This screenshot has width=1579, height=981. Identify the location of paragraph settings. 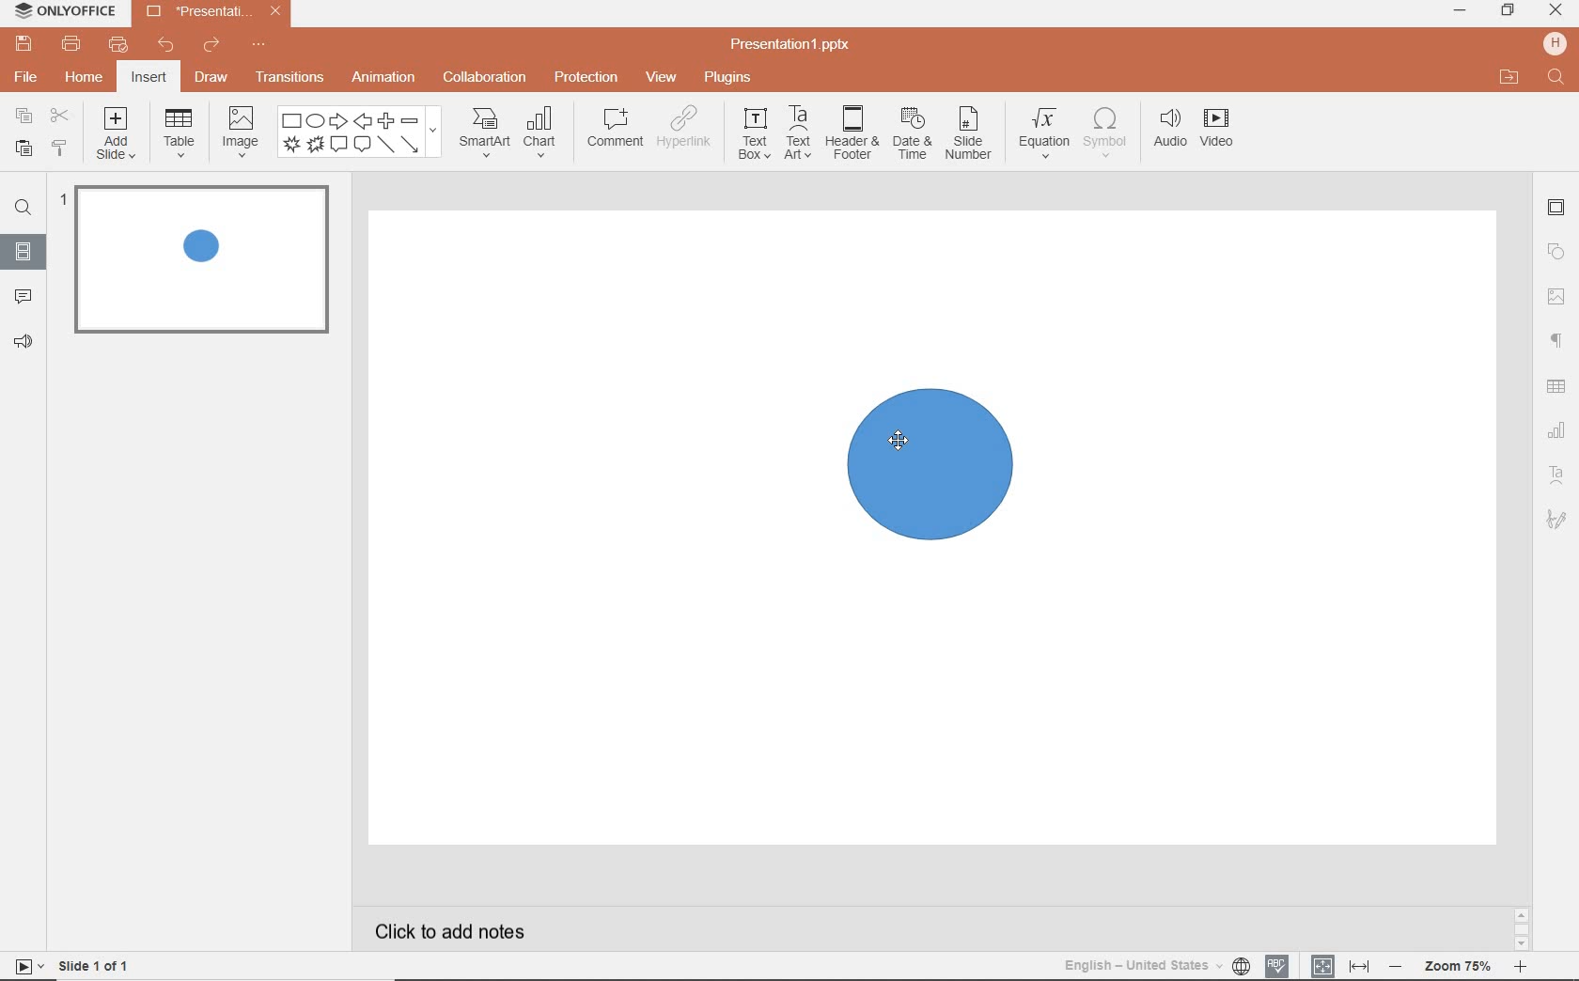
(1557, 340).